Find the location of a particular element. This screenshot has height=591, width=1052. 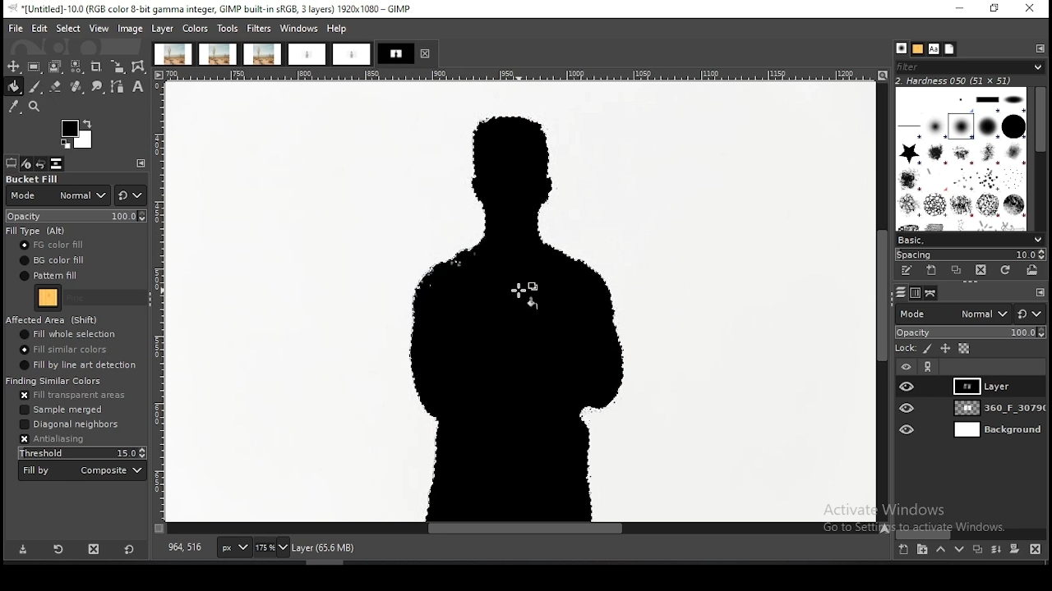

patterns is located at coordinates (919, 49).